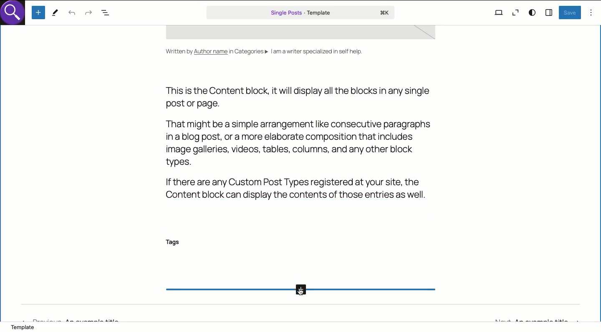  I want to click on Single posts template, so click(301, 13).